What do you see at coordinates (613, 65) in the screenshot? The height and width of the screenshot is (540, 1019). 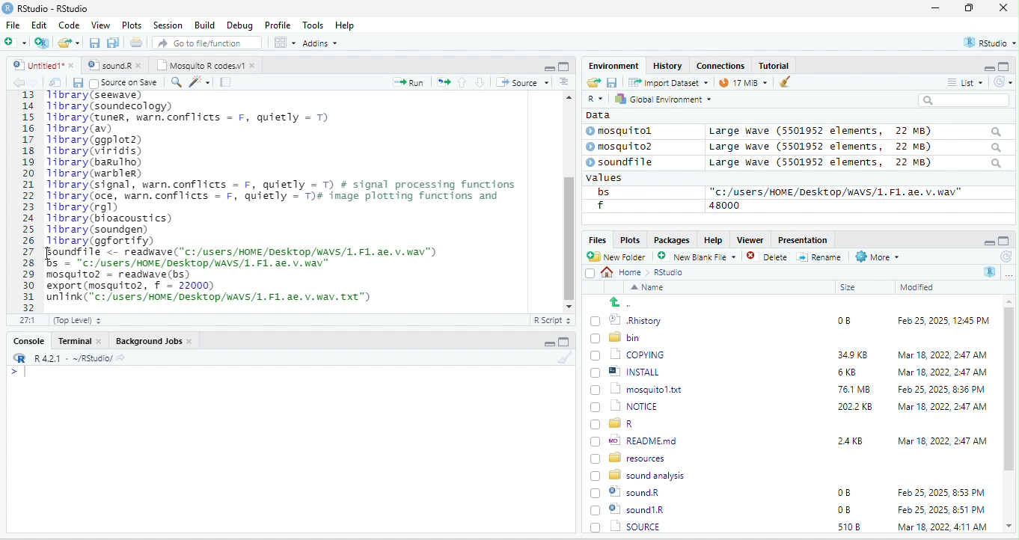 I see `Environment` at bounding box center [613, 65].